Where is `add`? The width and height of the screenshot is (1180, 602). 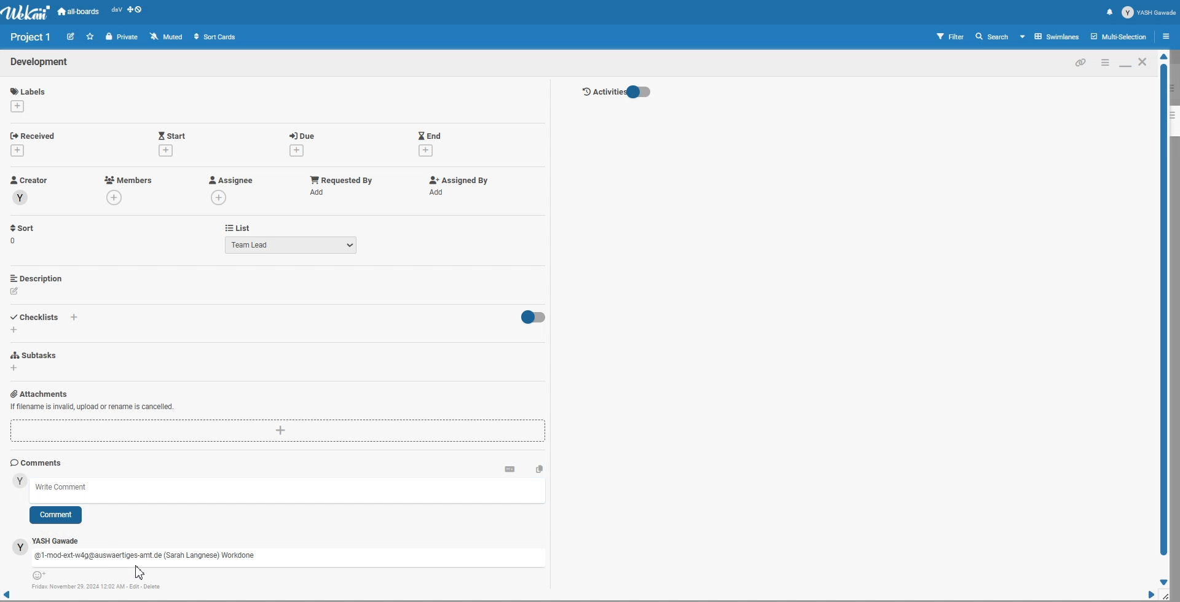
add is located at coordinates (17, 106).